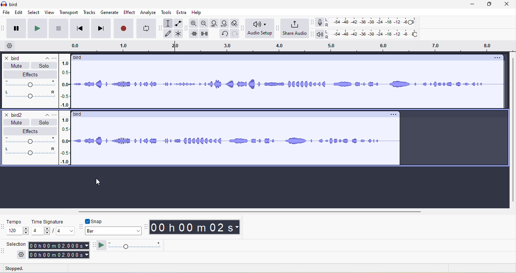 This screenshot has width=516, height=273. I want to click on audacity snapping toolbar, so click(80, 228).